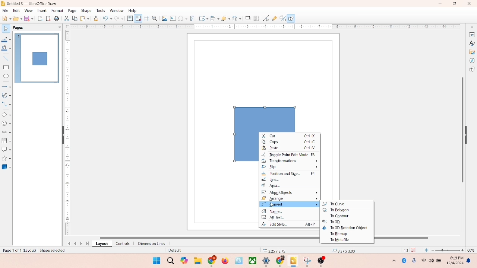 This screenshot has height=268, width=477. Describe the element at coordinates (6, 86) in the screenshot. I see `lines and arrows` at that location.